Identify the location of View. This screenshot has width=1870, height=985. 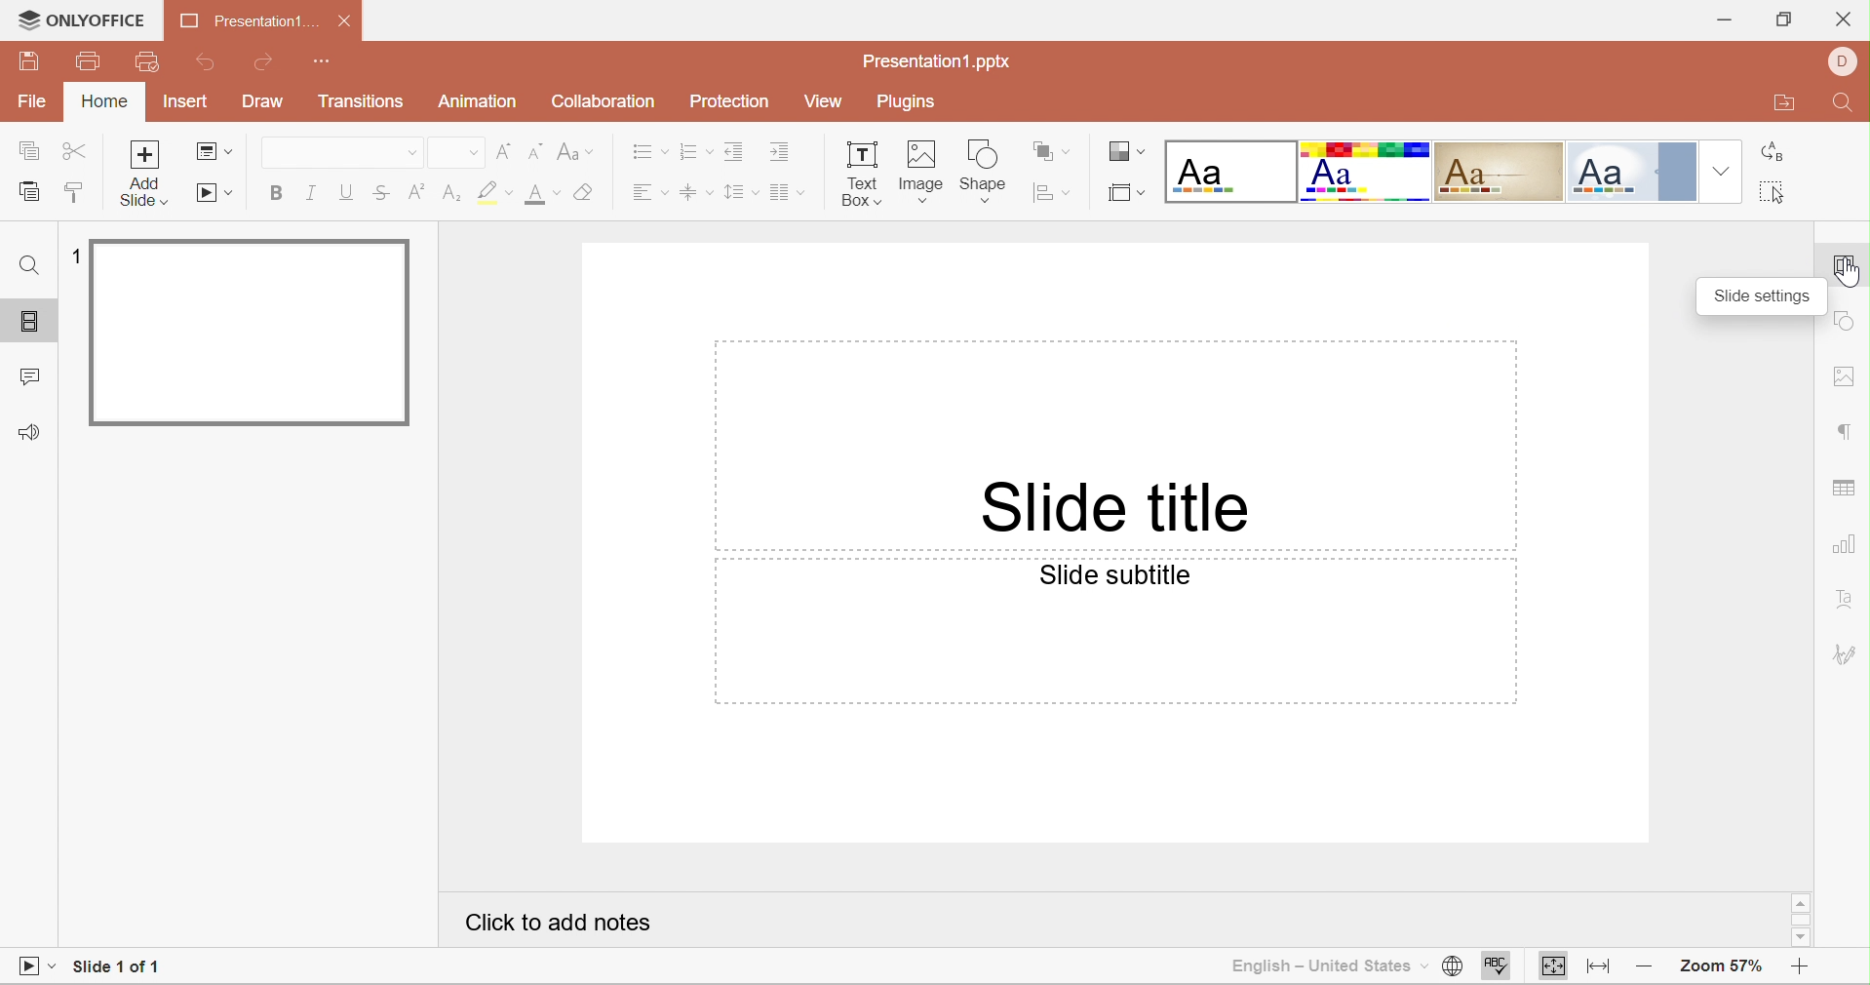
(824, 101).